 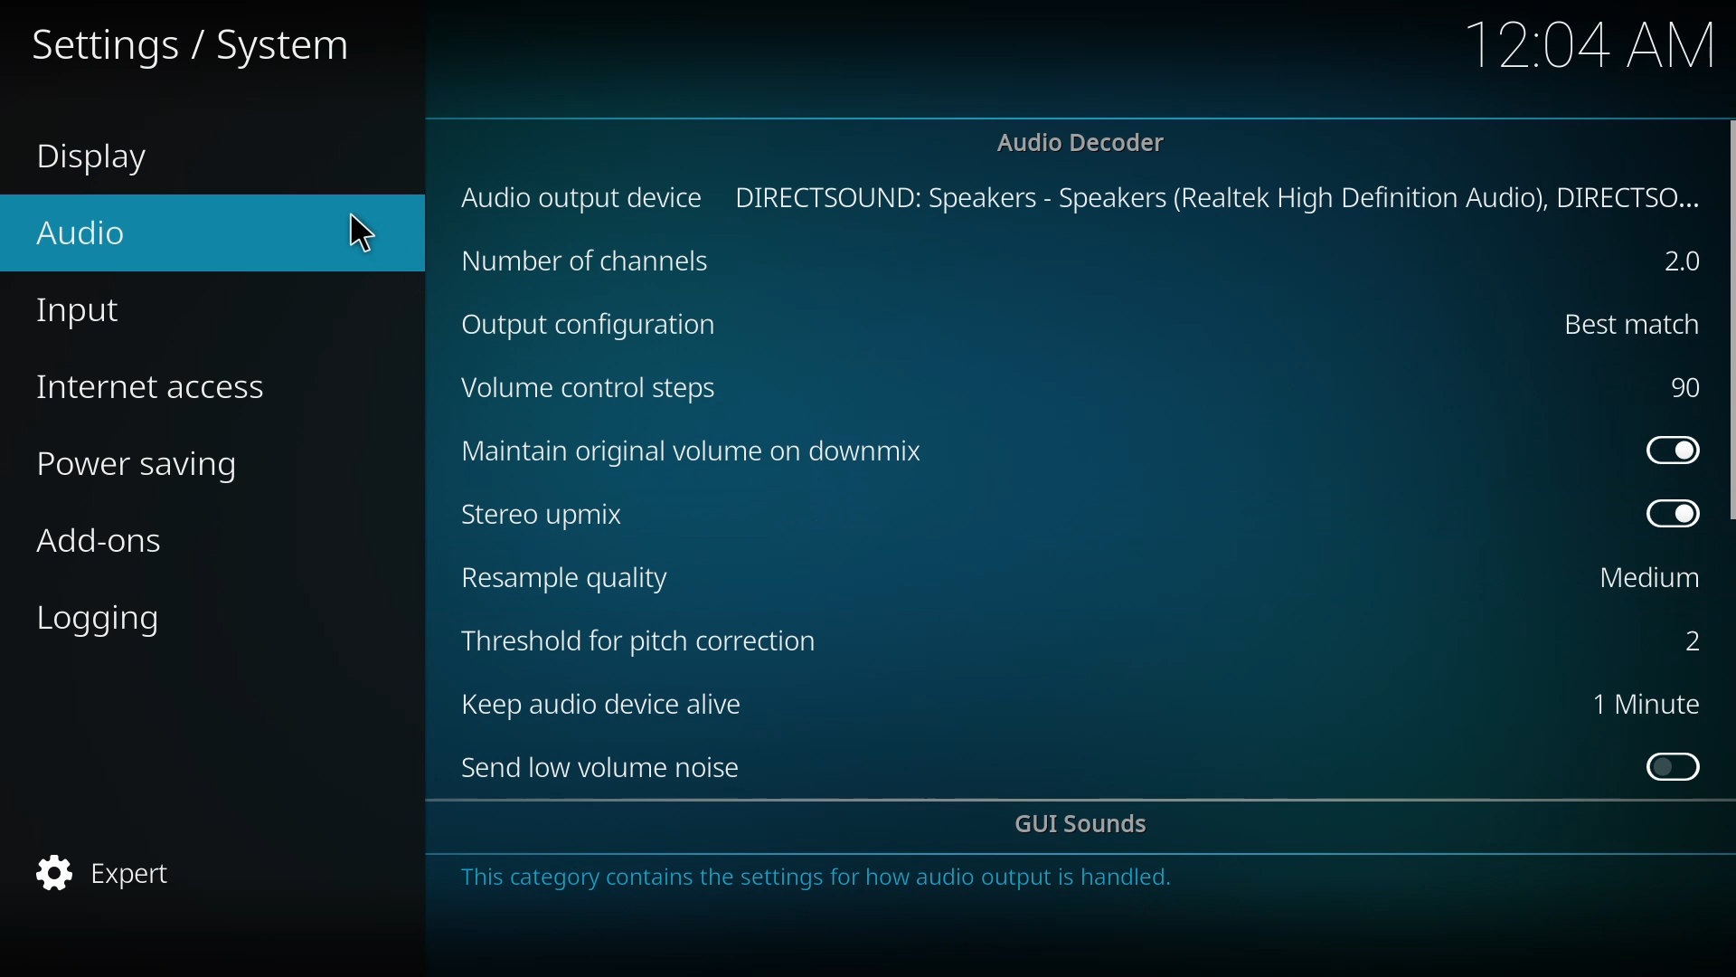 What do you see at coordinates (1684, 262) in the screenshot?
I see `2` at bounding box center [1684, 262].